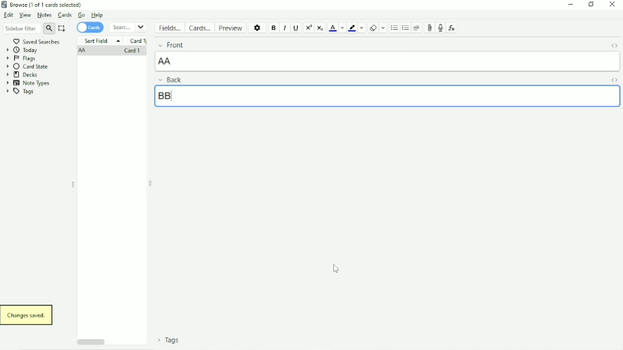  What do you see at coordinates (362, 27) in the screenshot?
I see `Change color` at bounding box center [362, 27].